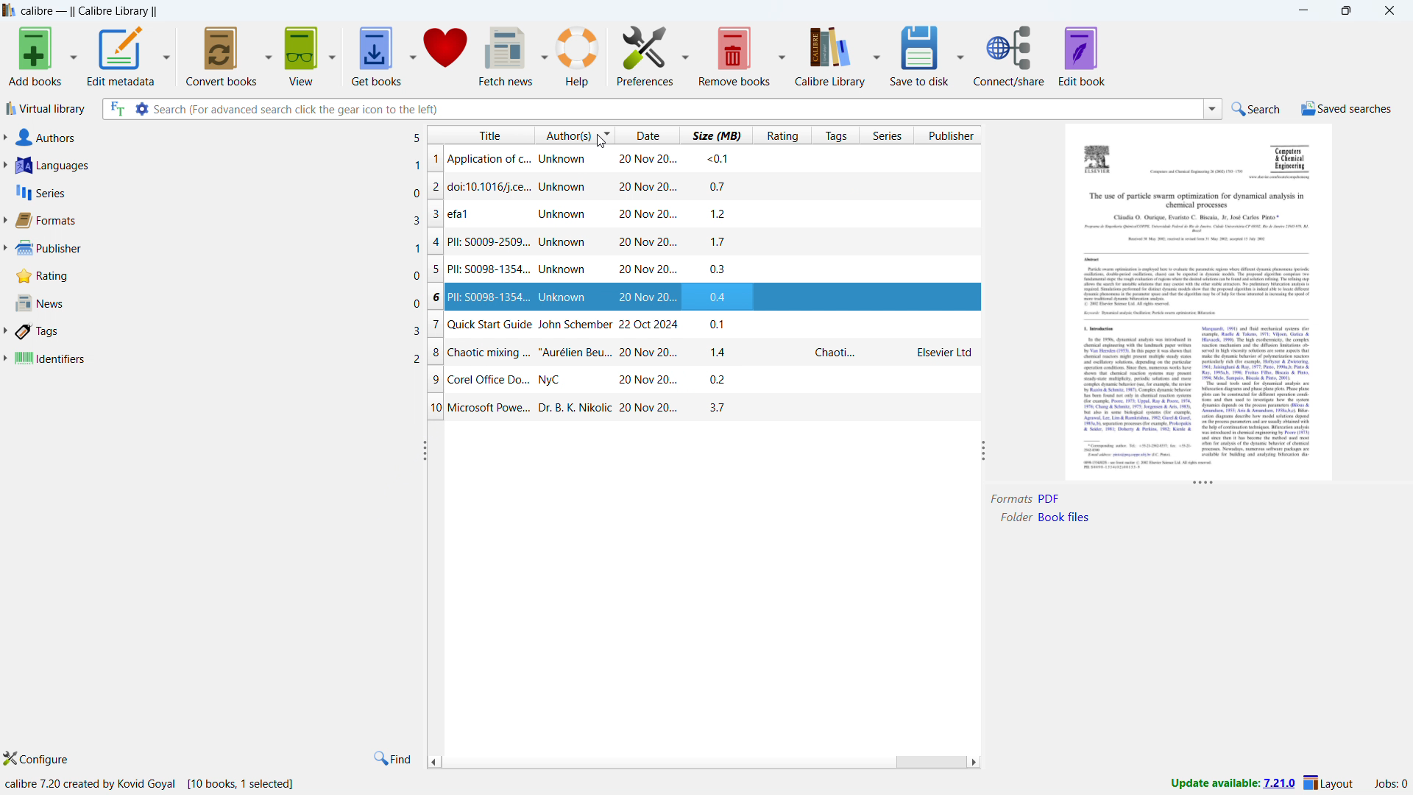  What do you see at coordinates (422, 450) in the screenshot?
I see `resize` at bounding box center [422, 450].